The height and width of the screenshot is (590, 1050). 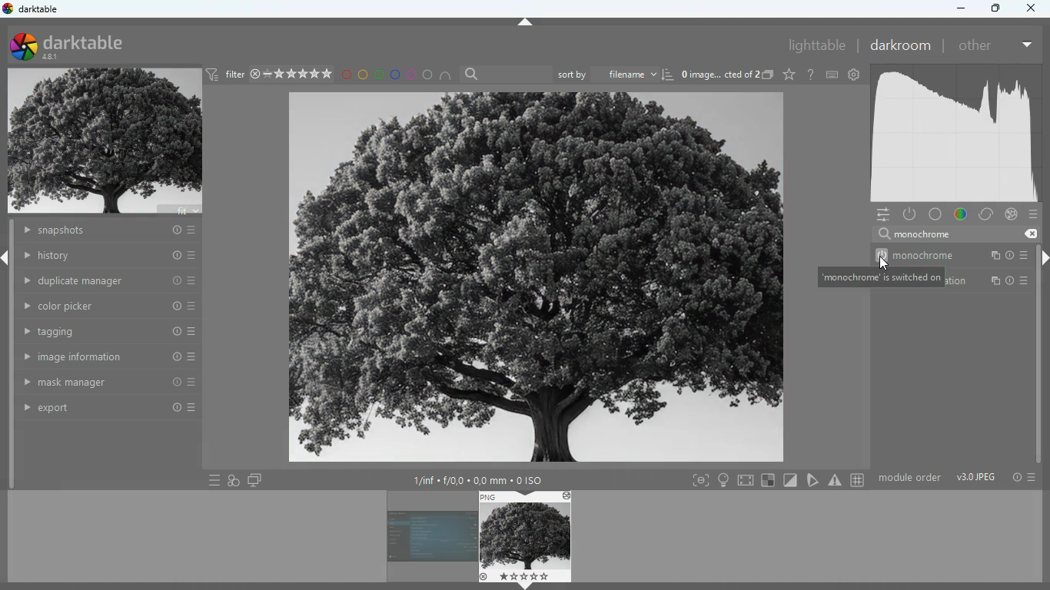 I want to click on image information, so click(x=110, y=357).